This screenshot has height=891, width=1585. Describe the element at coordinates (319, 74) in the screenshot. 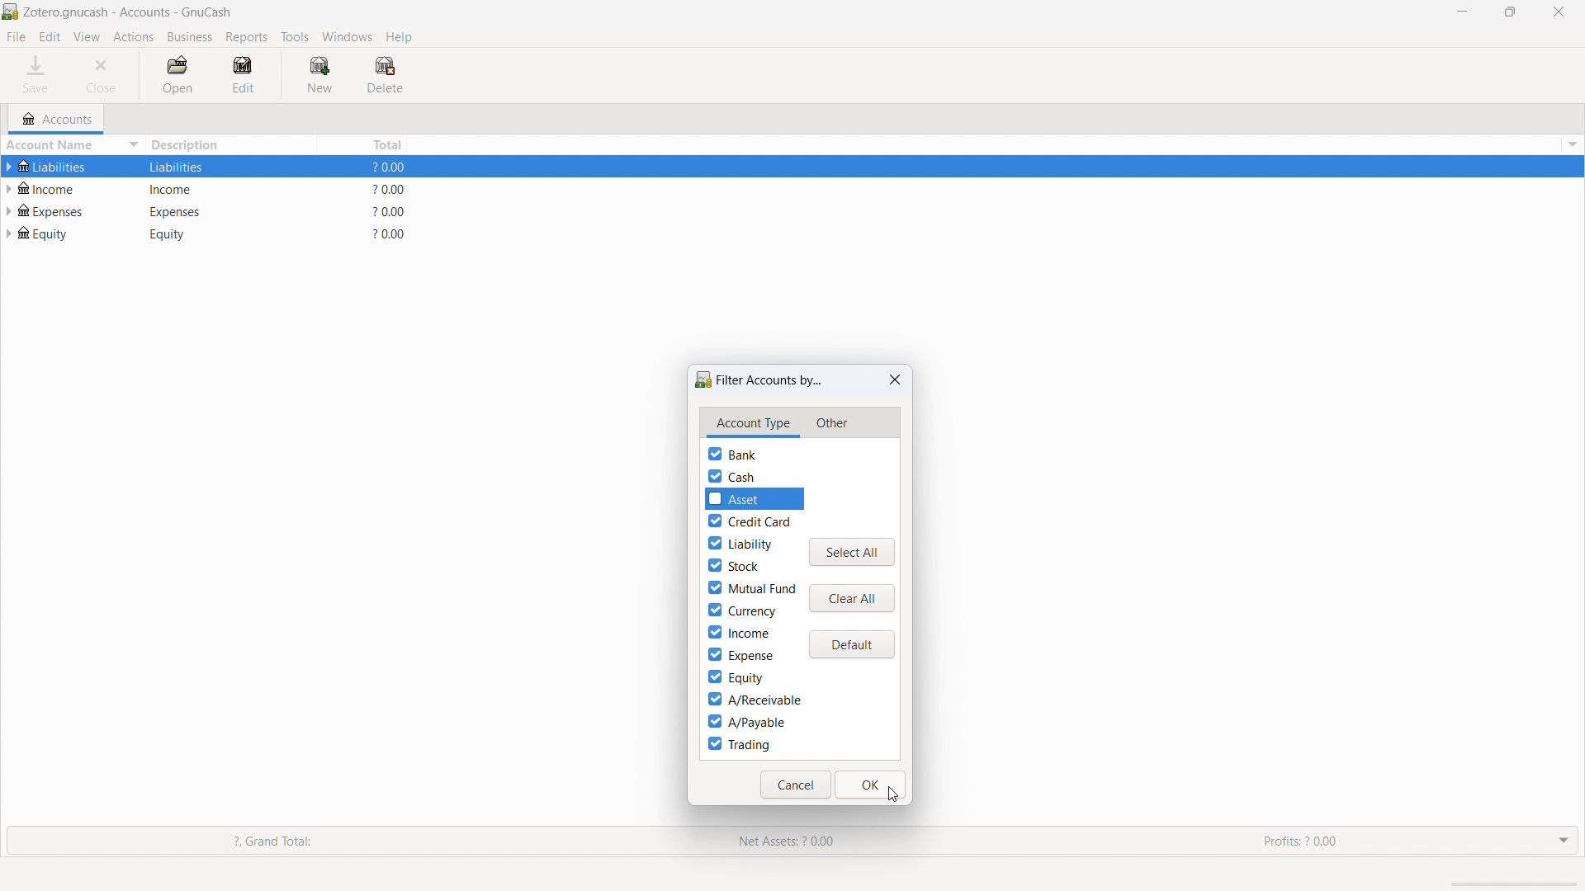

I see `new` at that location.